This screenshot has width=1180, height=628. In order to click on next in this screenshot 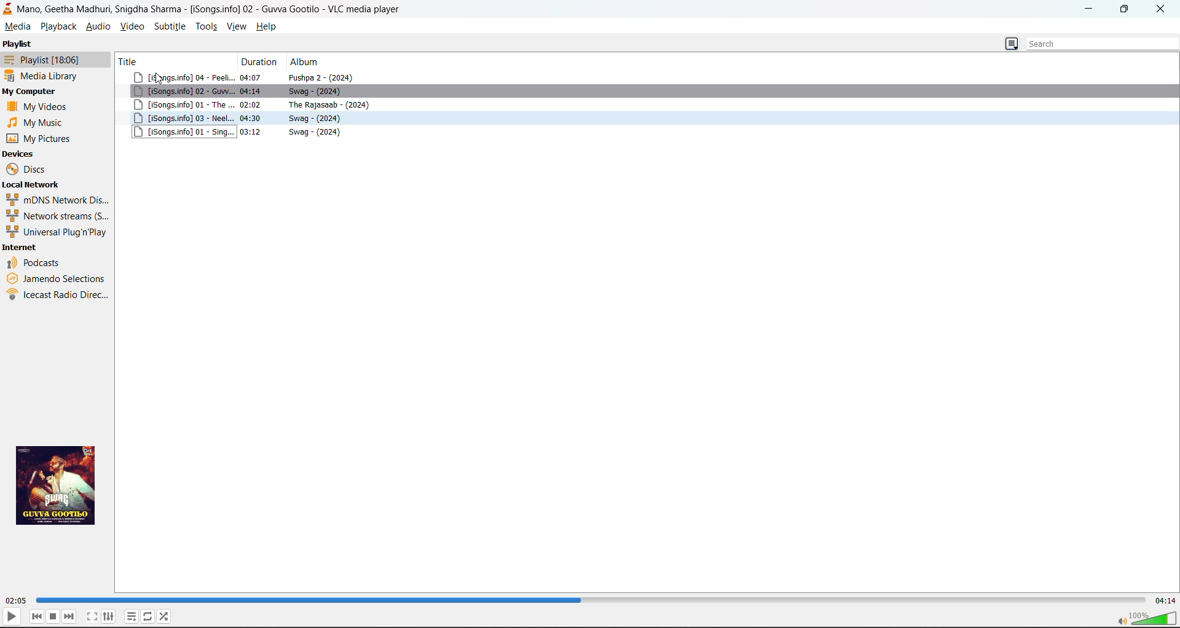, I will do `click(69, 616)`.